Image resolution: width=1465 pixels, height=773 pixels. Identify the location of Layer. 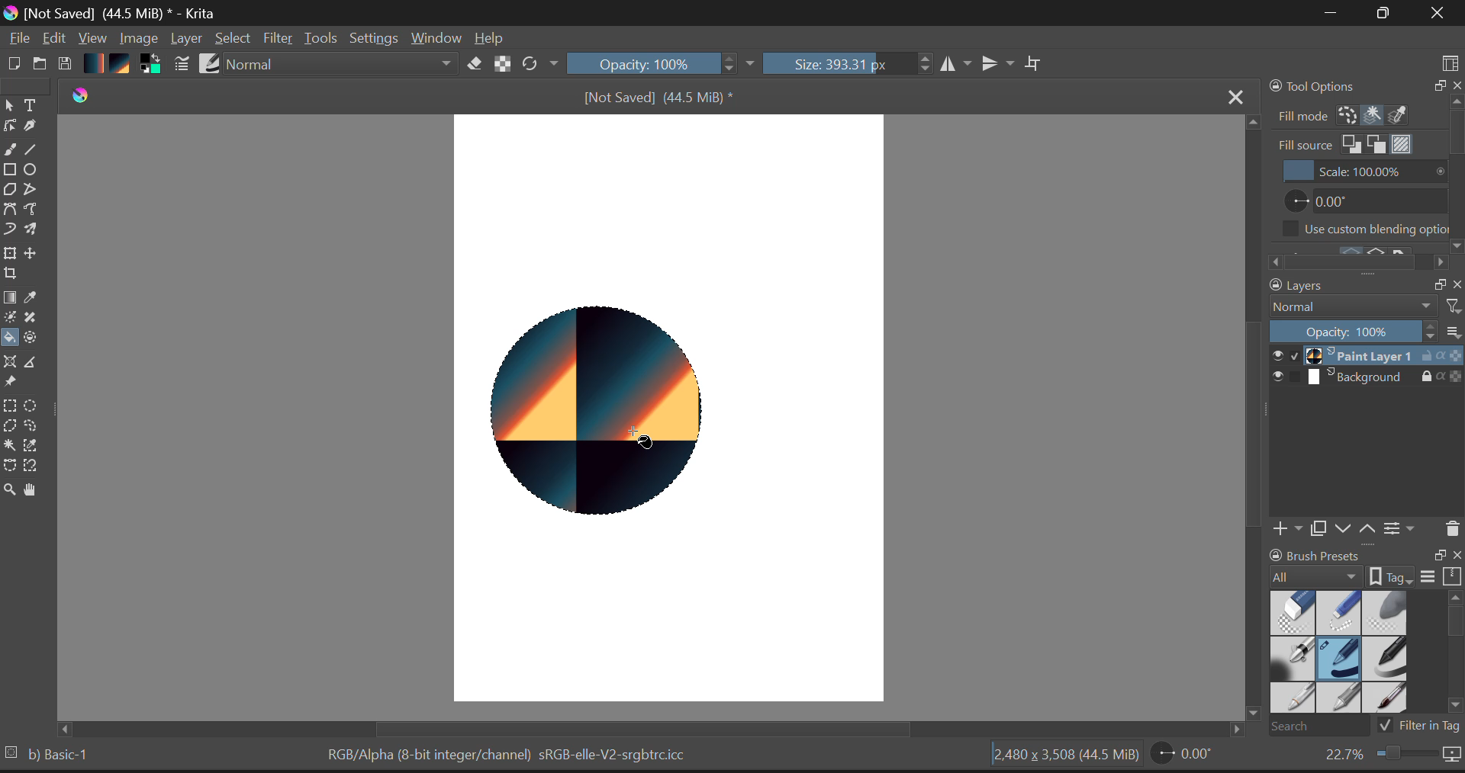
(186, 40).